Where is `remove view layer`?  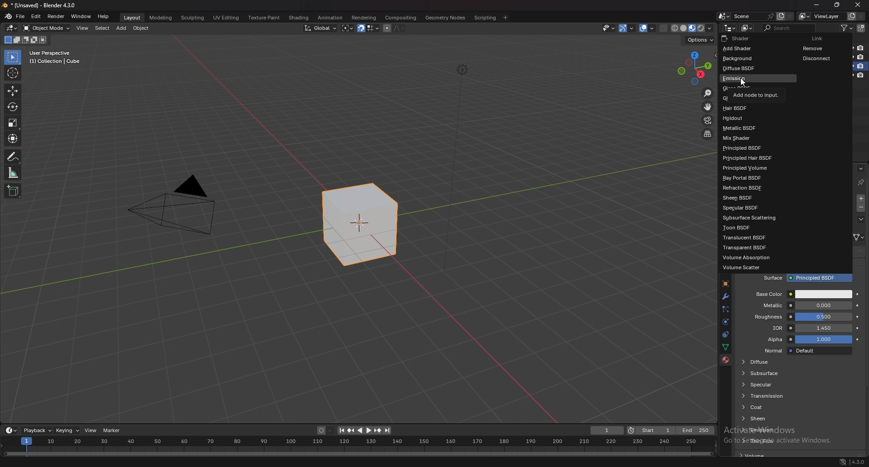
remove view layer is located at coordinates (862, 17).